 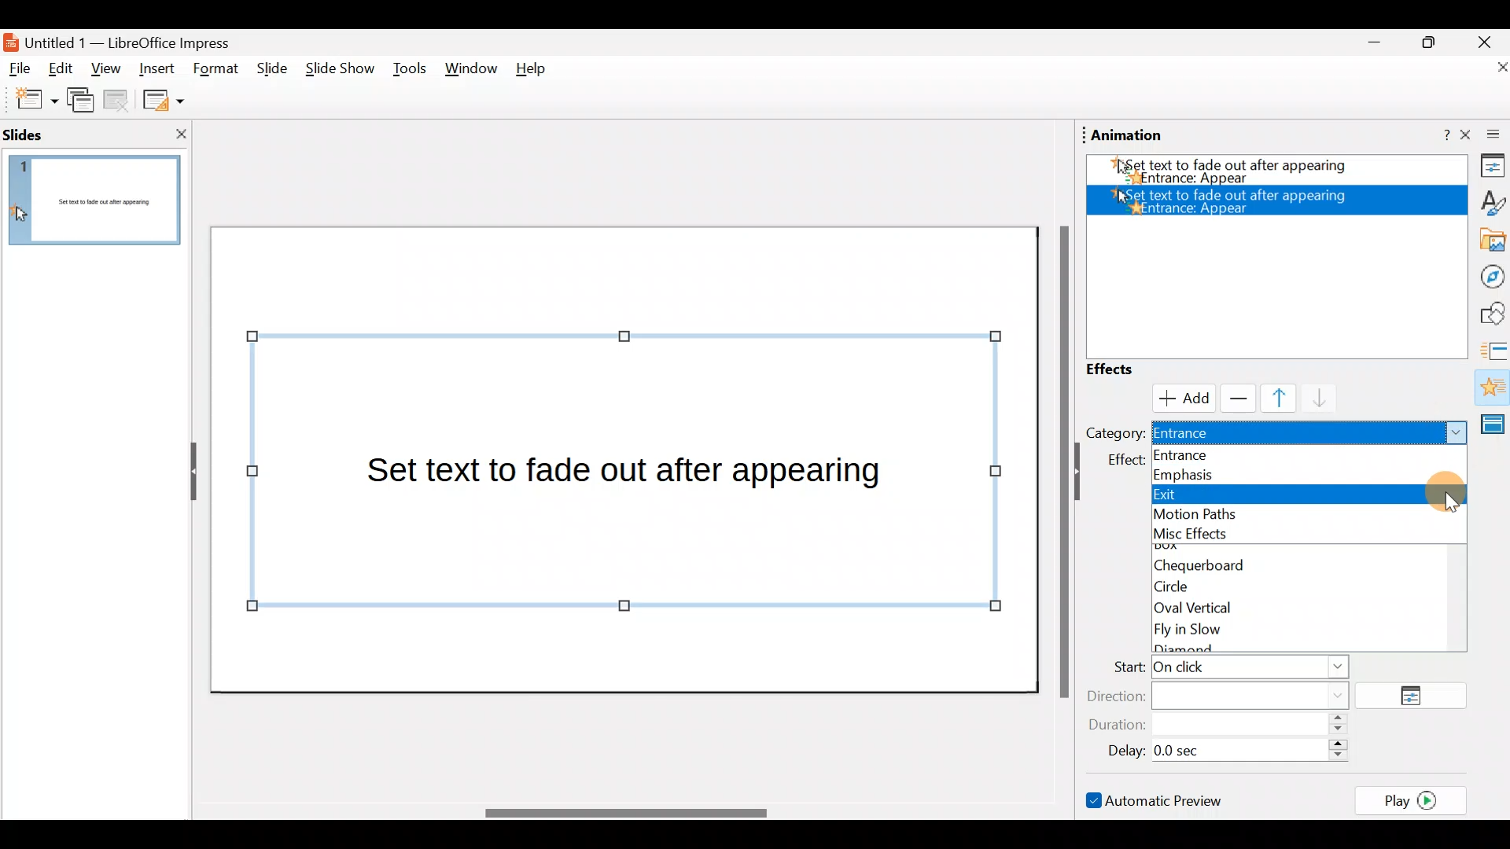 I want to click on Slide pane, so click(x=96, y=200).